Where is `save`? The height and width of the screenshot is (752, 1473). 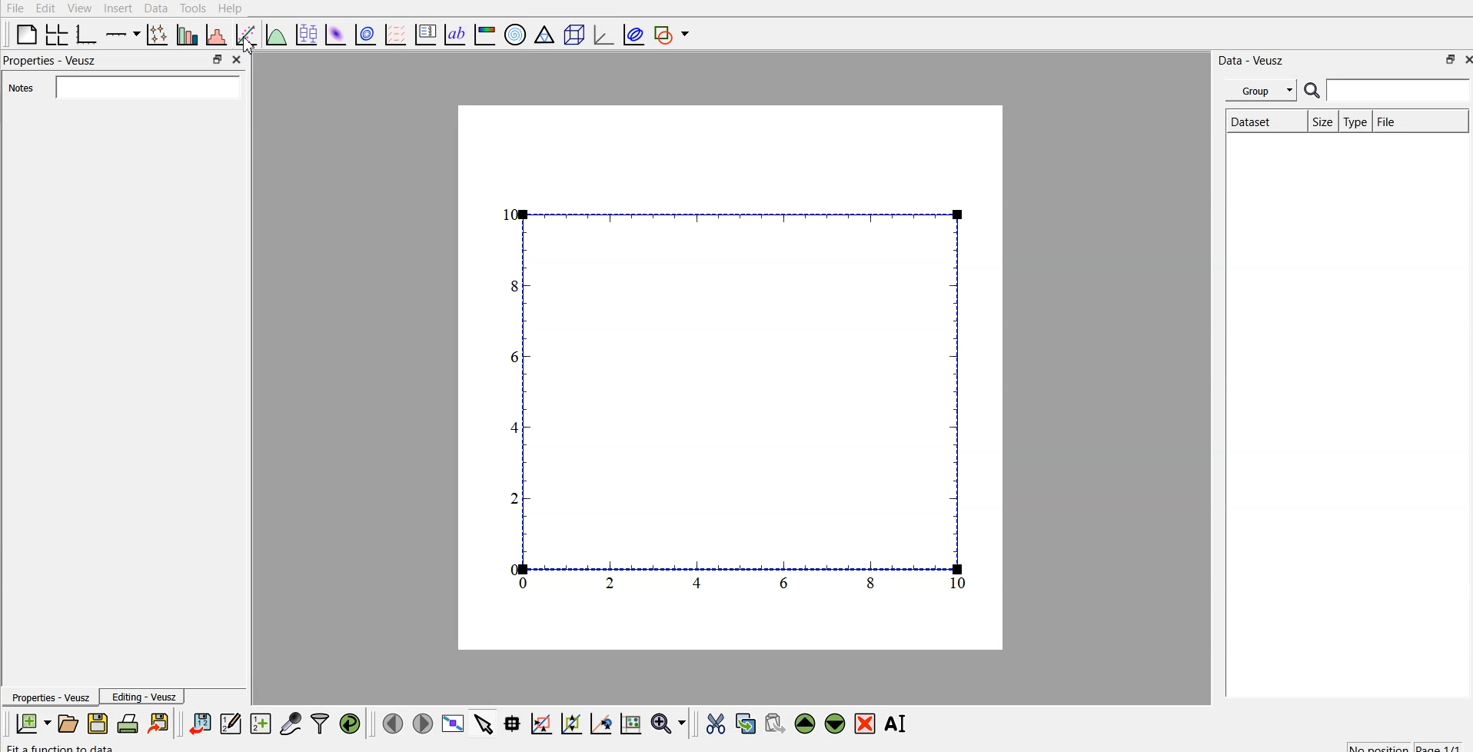
save is located at coordinates (98, 725).